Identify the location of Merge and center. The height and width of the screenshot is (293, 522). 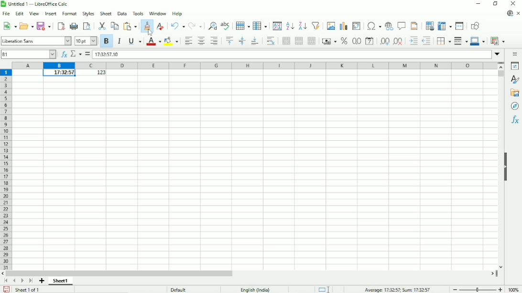
(285, 42).